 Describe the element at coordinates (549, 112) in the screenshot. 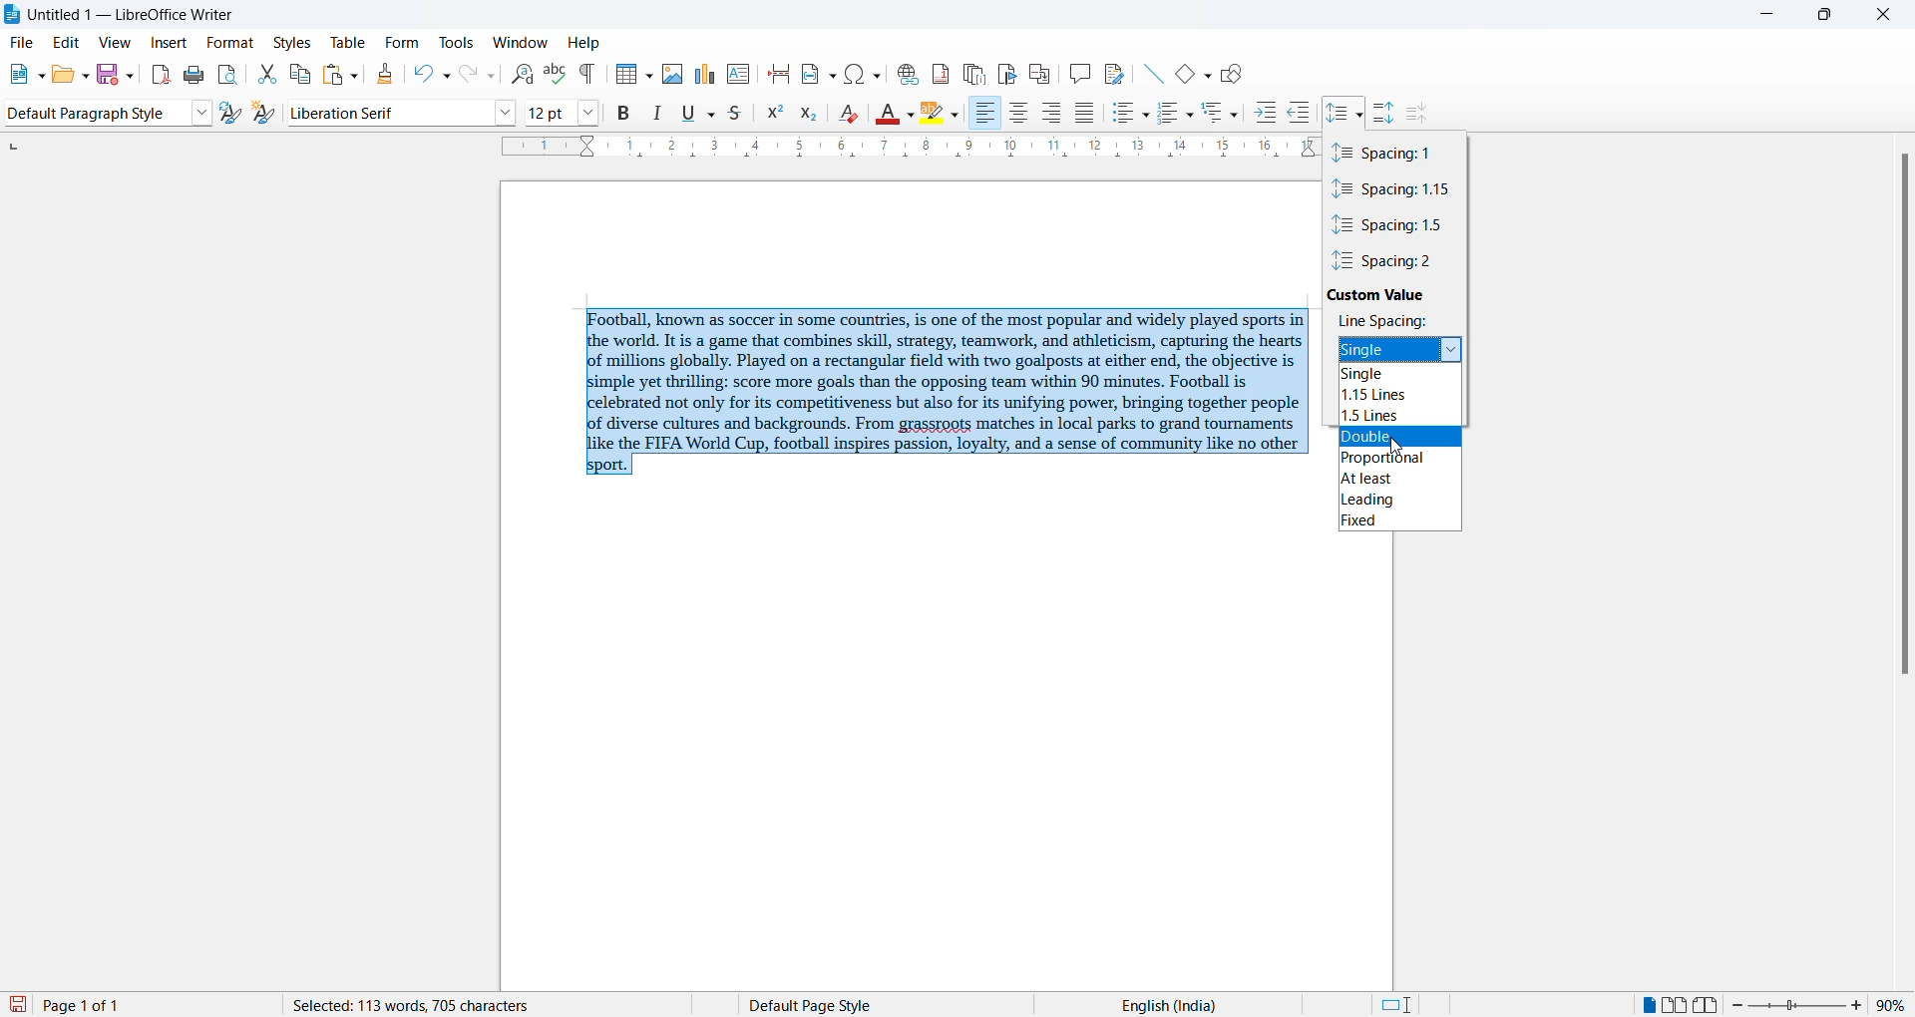

I see `font size` at that location.